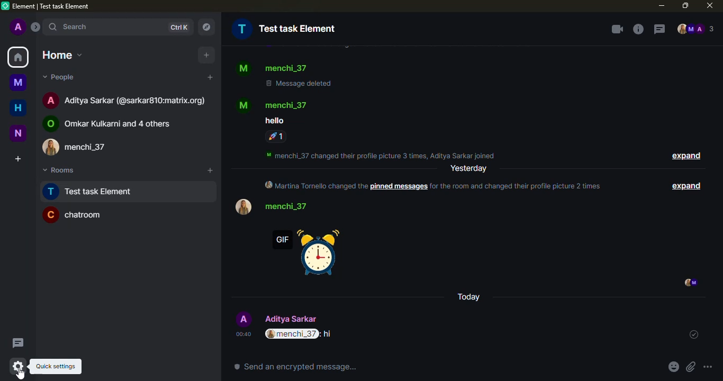 Image resolution: width=723 pixels, height=381 pixels. I want to click on today, so click(469, 297).